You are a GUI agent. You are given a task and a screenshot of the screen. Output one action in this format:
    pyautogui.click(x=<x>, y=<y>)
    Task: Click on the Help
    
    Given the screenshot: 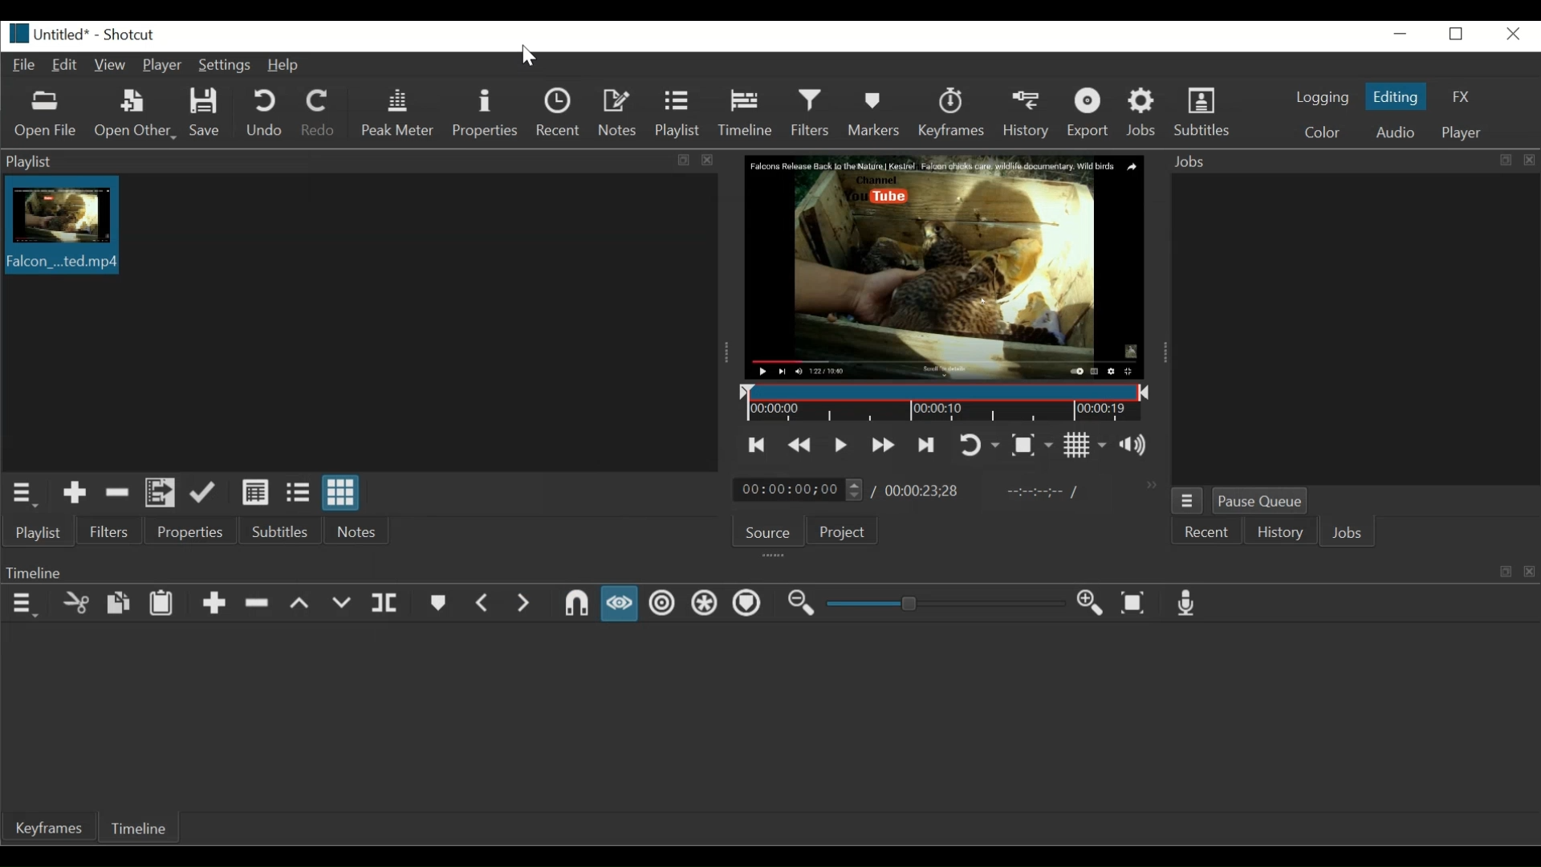 What is the action you would take?
    pyautogui.click(x=286, y=67)
    